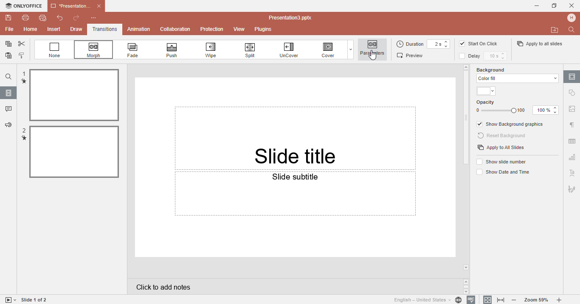 The width and height of the screenshot is (580, 304). What do you see at coordinates (74, 95) in the screenshot?
I see `selected file 1` at bounding box center [74, 95].